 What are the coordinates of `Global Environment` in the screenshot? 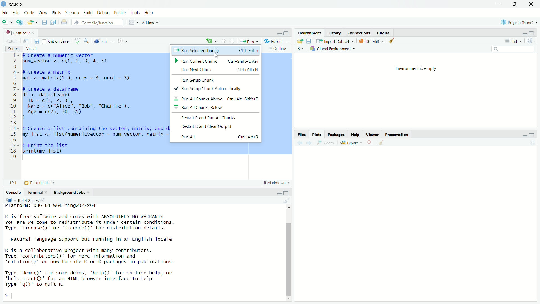 It's located at (334, 48).